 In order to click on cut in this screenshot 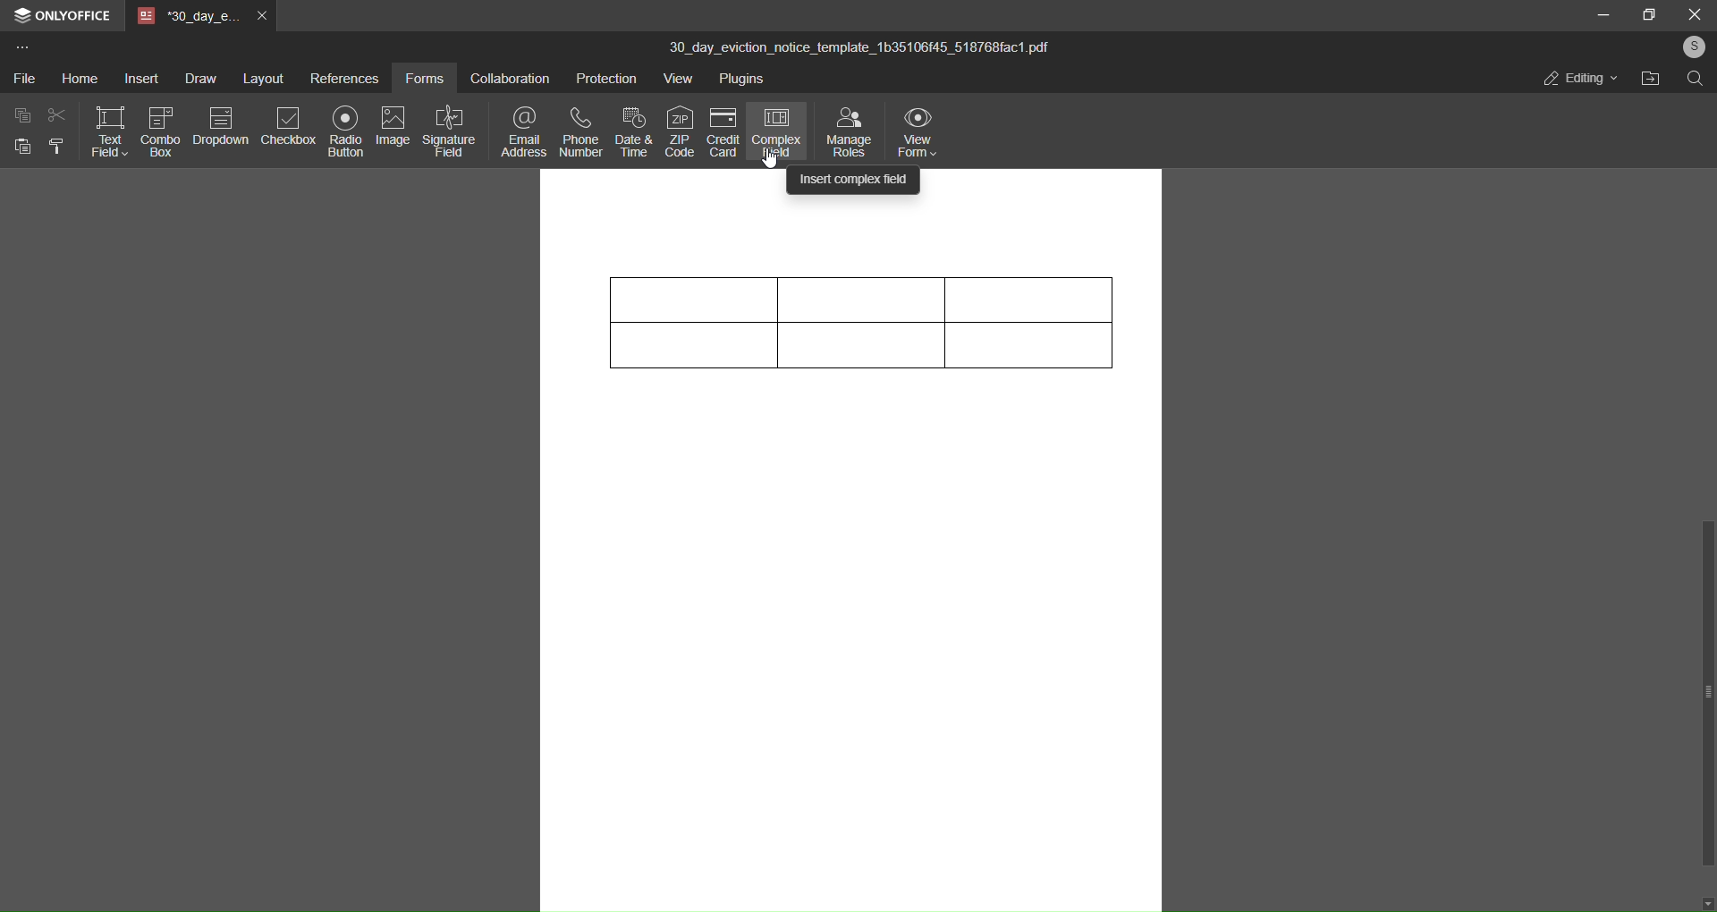, I will do `click(55, 115)`.